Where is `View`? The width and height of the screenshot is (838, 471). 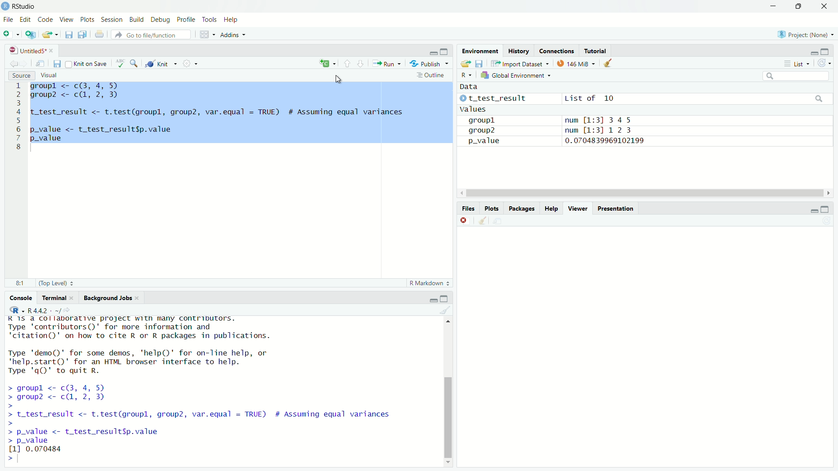
View is located at coordinates (66, 17).